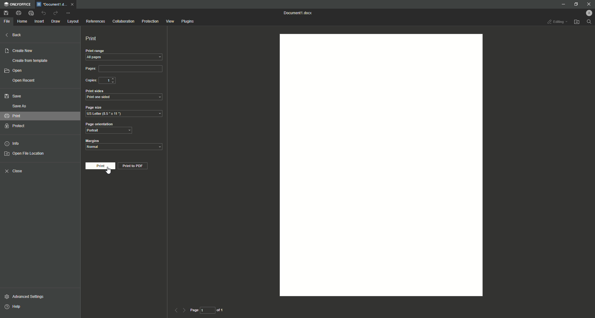 The width and height of the screenshot is (595, 318). What do you see at coordinates (588, 4) in the screenshot?
I see `Close` at bounding box center [588, 4].